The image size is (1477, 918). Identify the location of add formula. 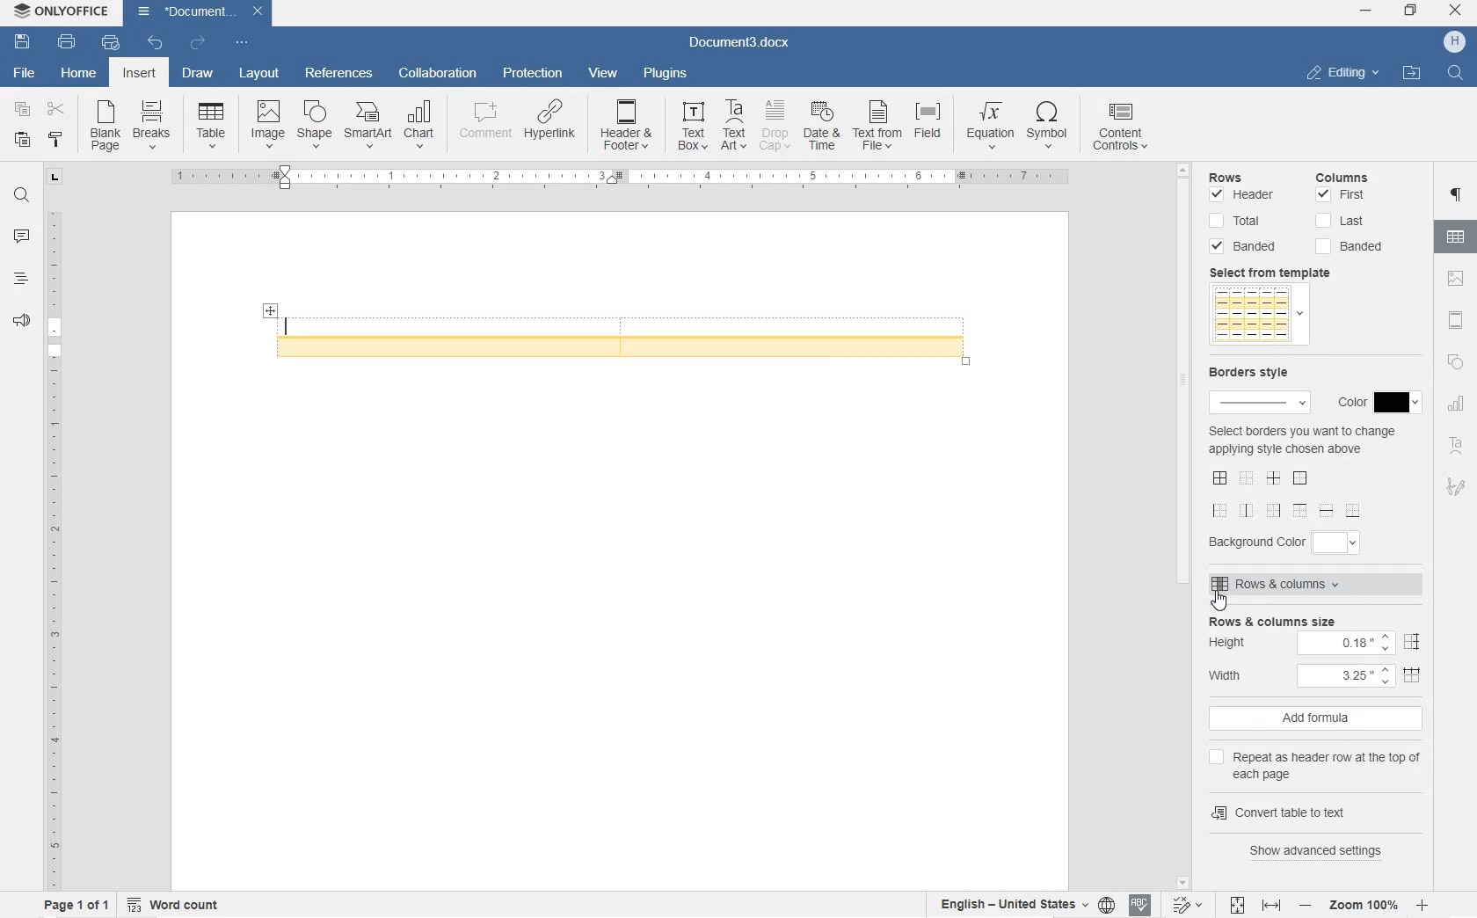
(1318, 719).